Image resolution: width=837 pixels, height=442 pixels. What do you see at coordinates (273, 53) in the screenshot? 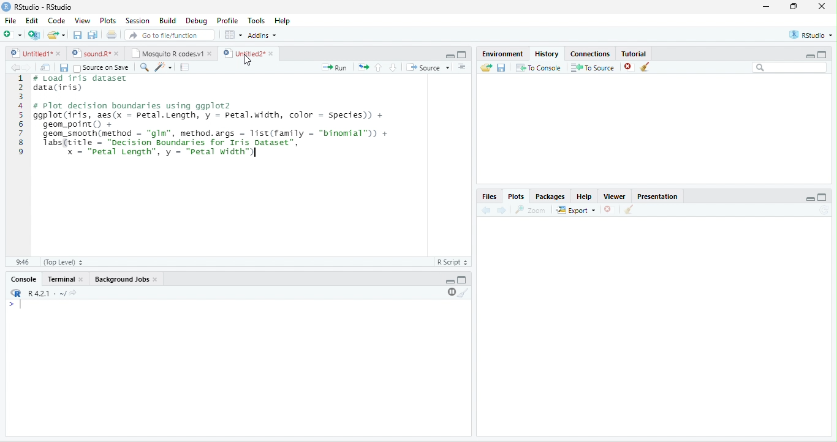
I see `close` at bounding box center [273, 53].